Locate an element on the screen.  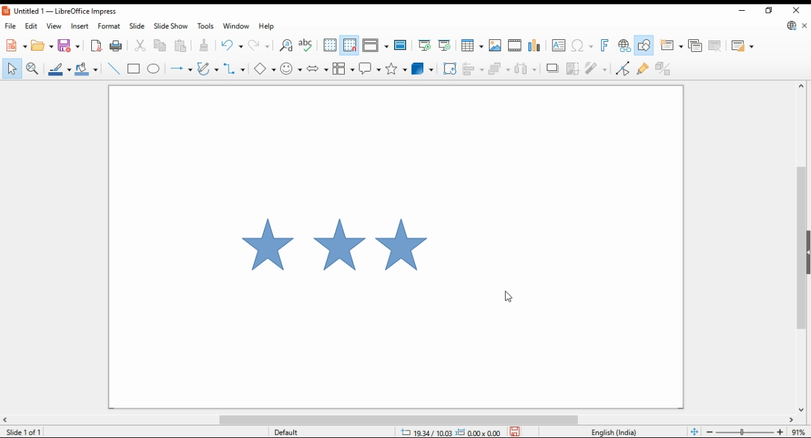
delete slide is located at coordinates (716, 46).